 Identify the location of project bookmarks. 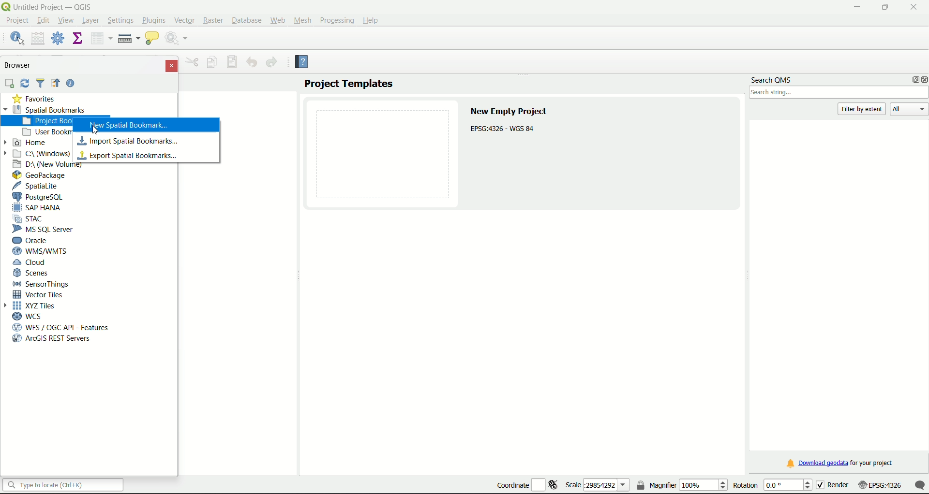
(47, 120).